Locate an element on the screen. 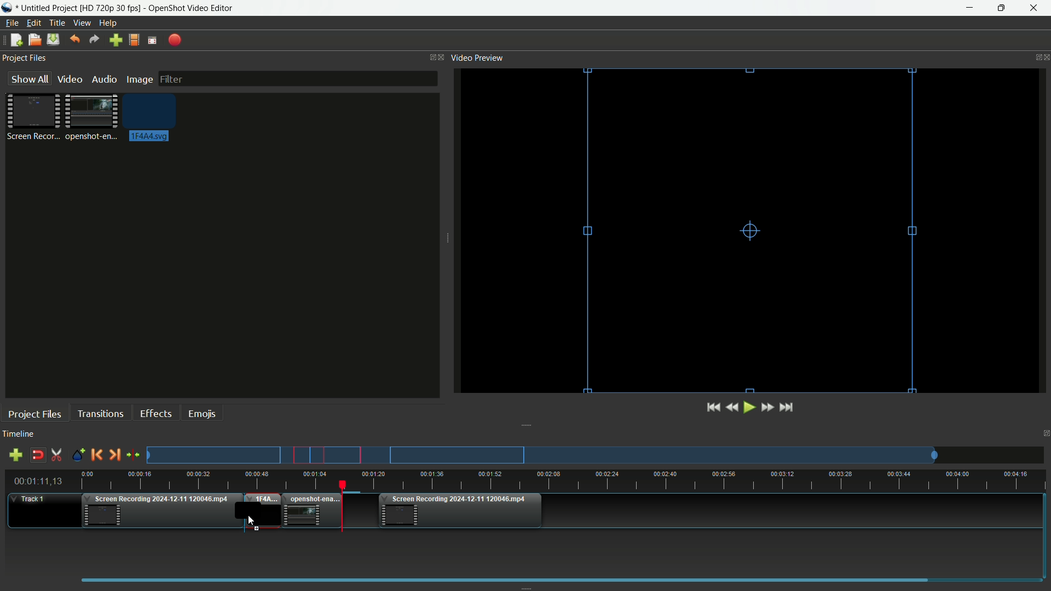  dragging placeholder to empty space in timeline is located at coordinates (261, 511).